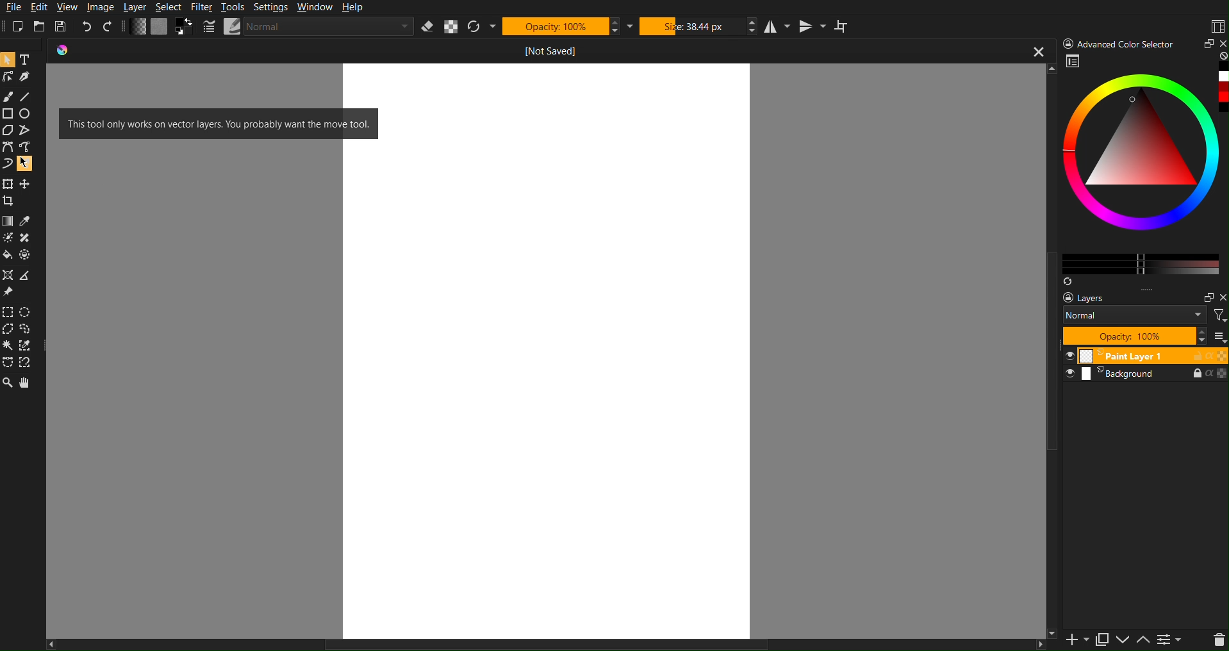 The height and width of the screenshot is (651, 1229). I want to click on Normal, so click(1135, 315).